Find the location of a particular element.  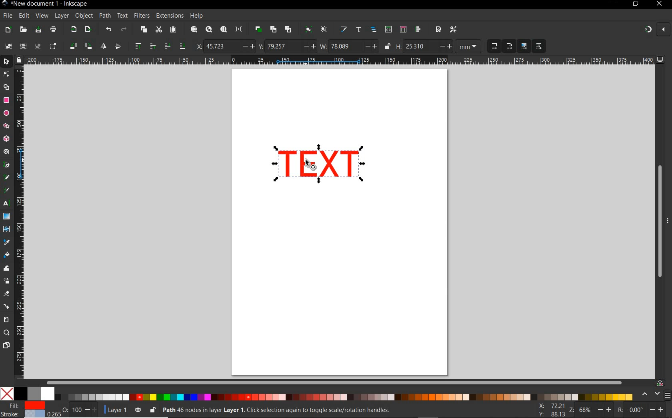

EXTENSIONS is located at coordinates (169, 15).